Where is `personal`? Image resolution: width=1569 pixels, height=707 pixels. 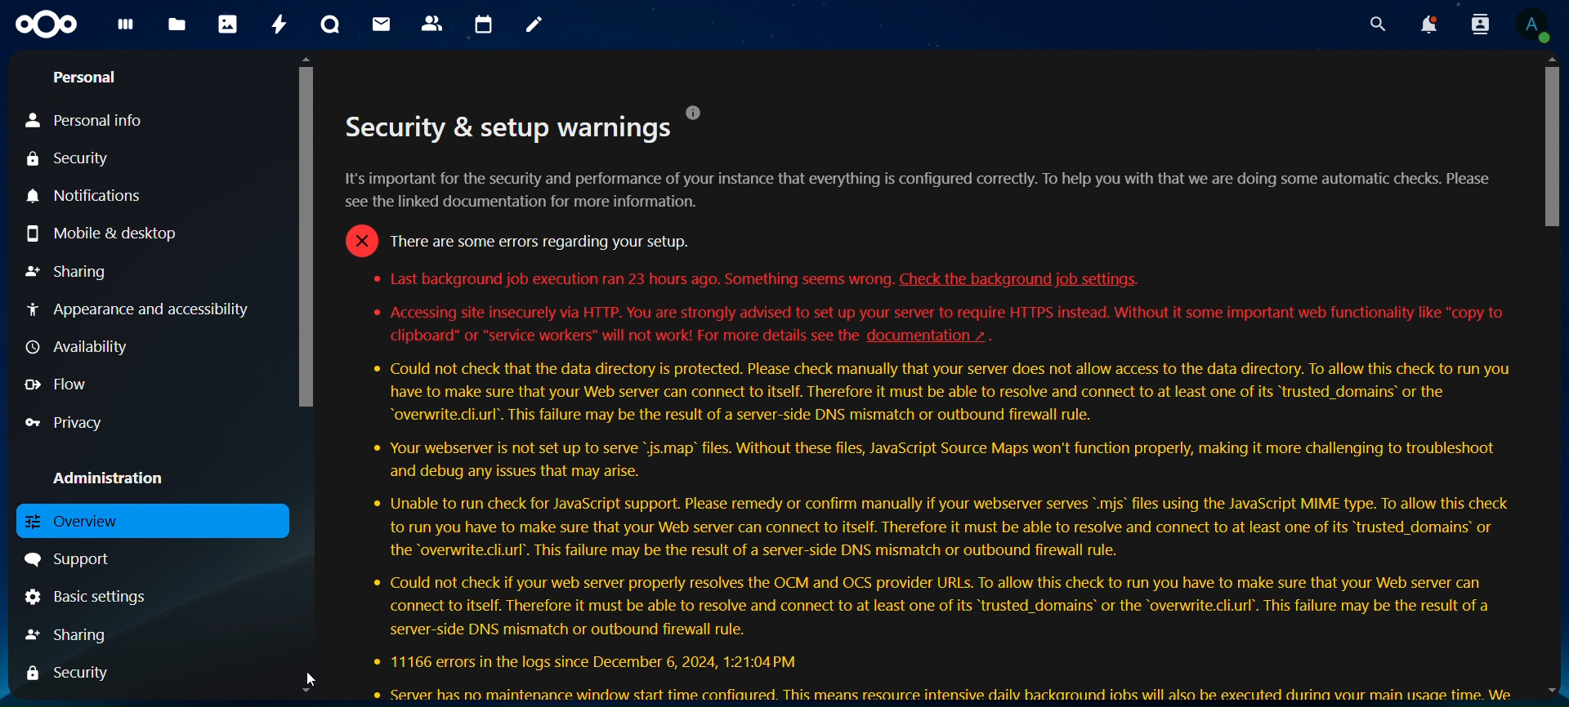 personal is located at coordinates (84, 77).